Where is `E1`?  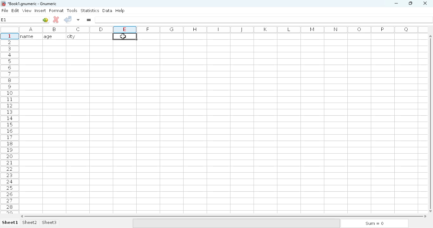
E1 is located at coordinates (3, 20).